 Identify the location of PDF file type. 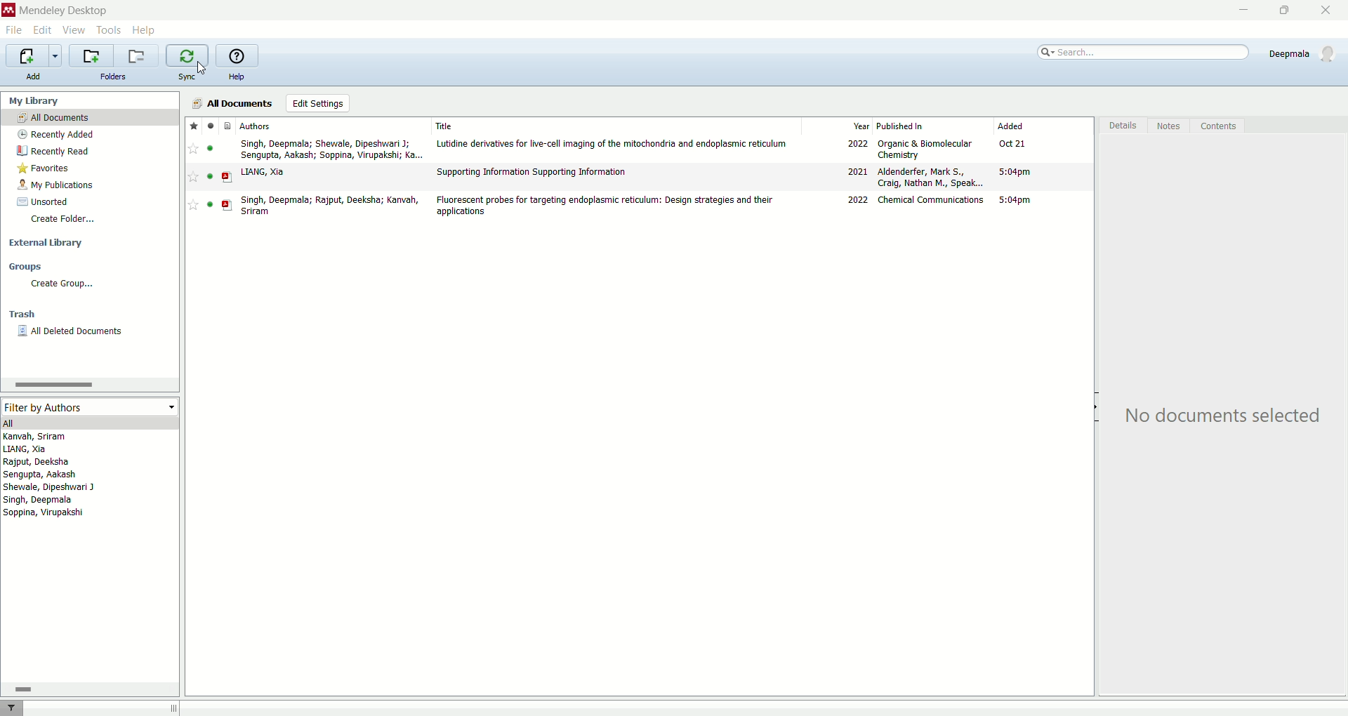
(227, 206).